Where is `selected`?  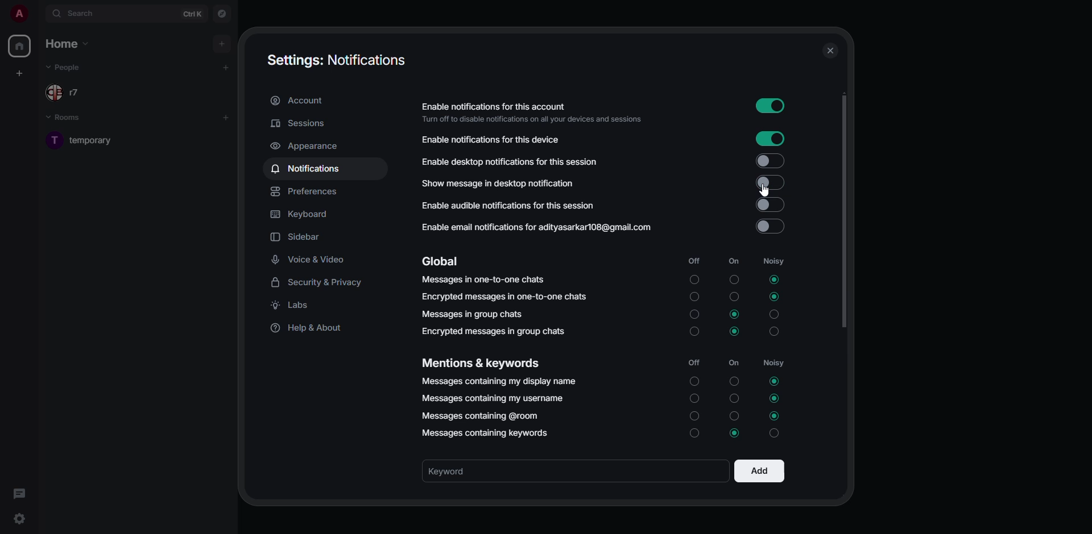
selected is located at coordinates (773, 381).